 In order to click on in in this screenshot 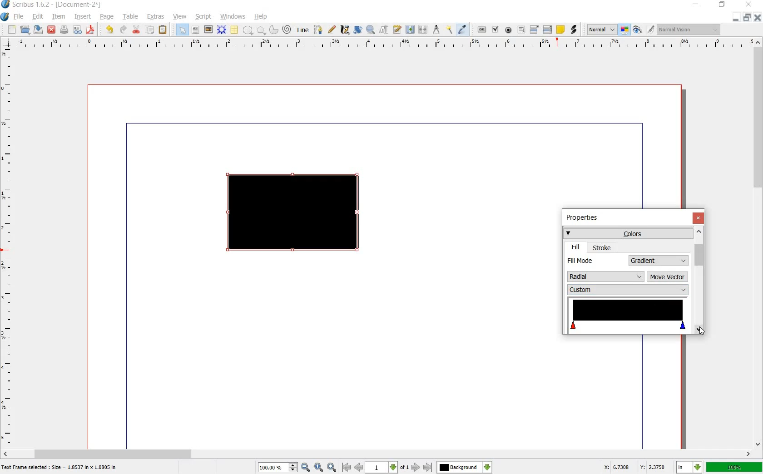, I will do `click(690, 467)`.